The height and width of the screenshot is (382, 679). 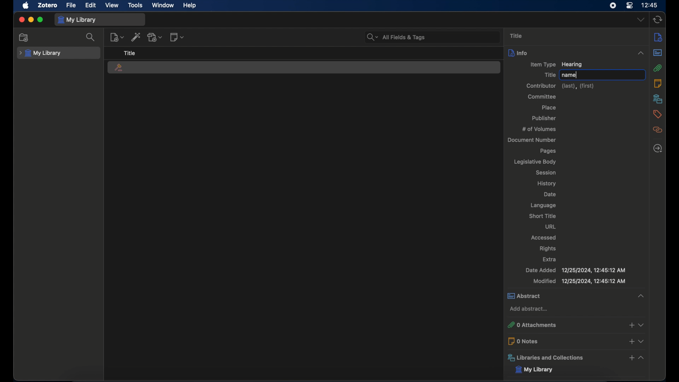 What do you see at coordinates (550, 259) in the screenshot?
I see `extra` at bounding box center [550, 259].